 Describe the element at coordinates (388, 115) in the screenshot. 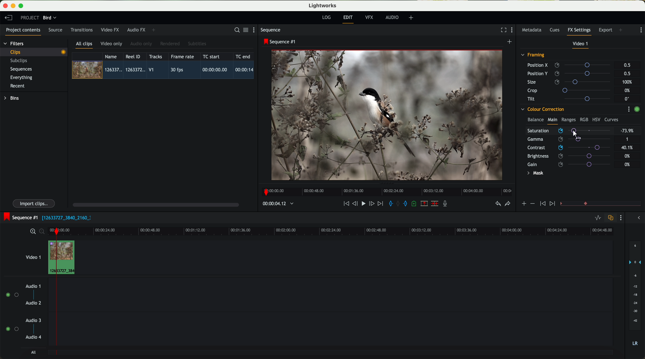

I see `applied effect` at that location.